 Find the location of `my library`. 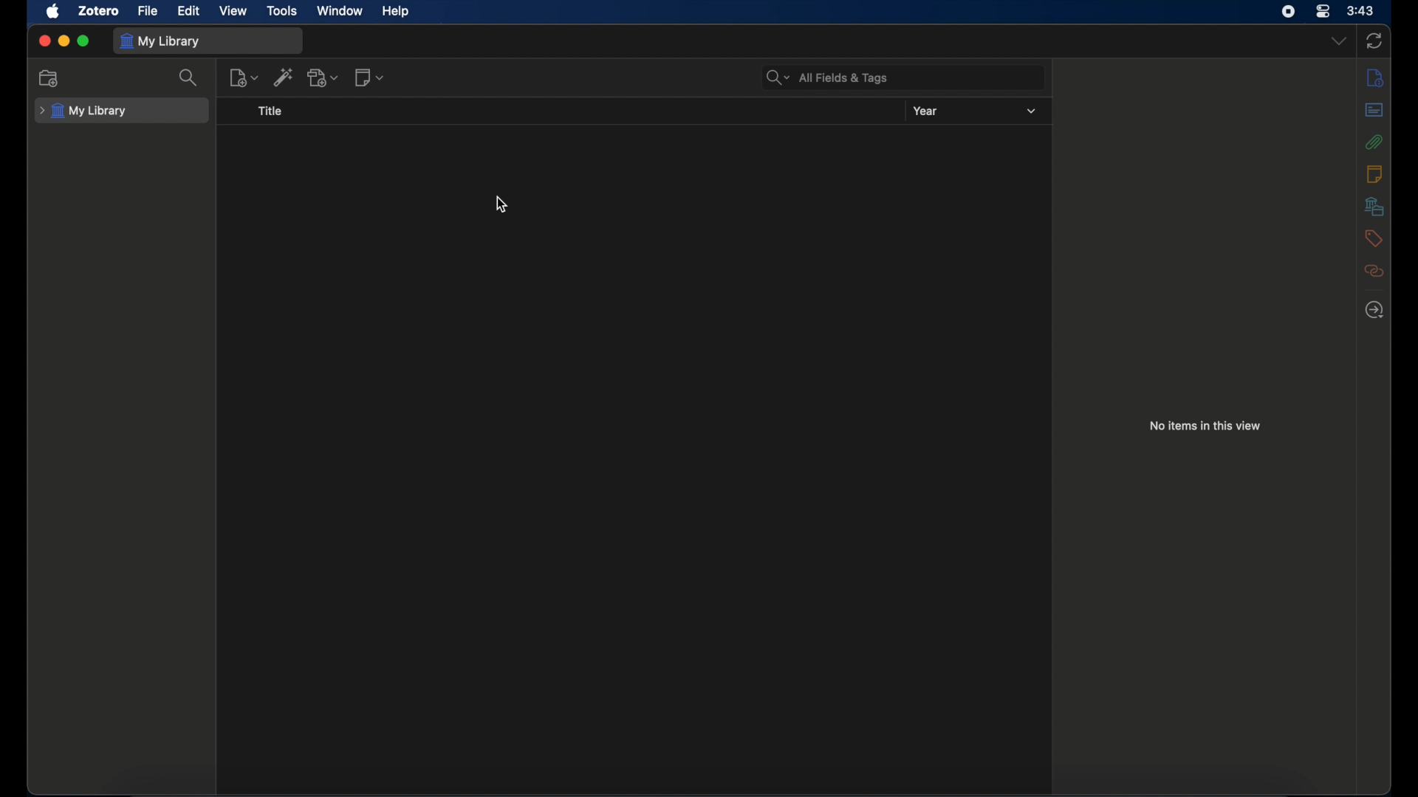

my library is located at coordinates (160, 41).